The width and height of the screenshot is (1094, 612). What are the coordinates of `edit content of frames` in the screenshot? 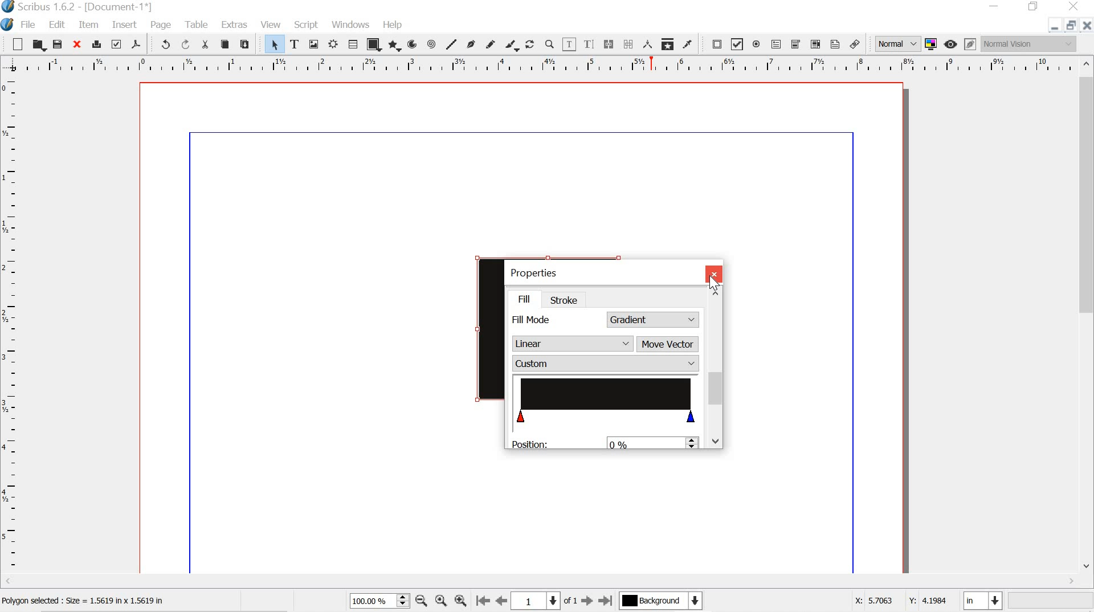 It's located at (570, 44).